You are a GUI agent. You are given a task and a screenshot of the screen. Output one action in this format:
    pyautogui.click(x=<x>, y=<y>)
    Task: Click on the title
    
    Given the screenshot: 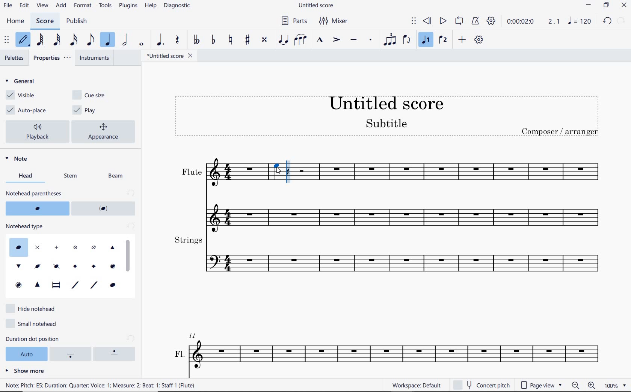 What is the action you would take?
    pyautogui.click(x=387, y=116)
    